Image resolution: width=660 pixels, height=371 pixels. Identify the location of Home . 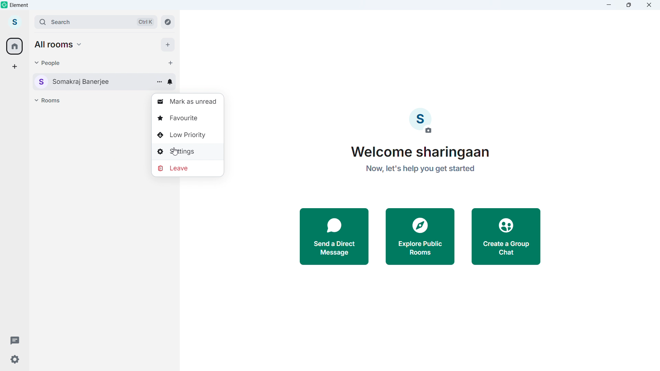
(15, 46).